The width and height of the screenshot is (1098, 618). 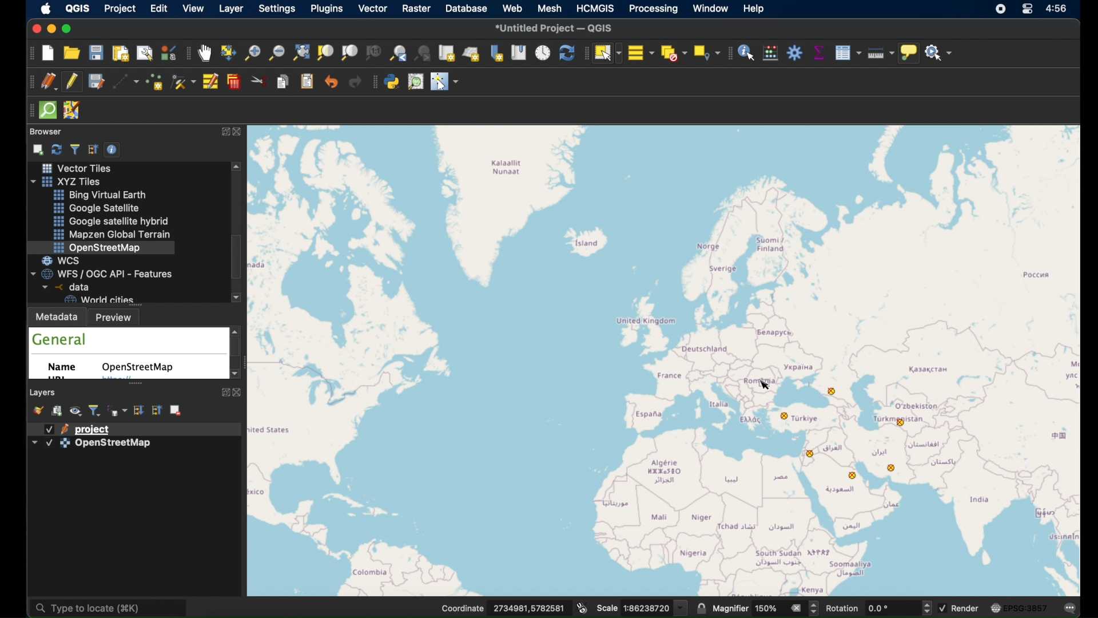 I want to click on python console, so click(x=393, y=81).